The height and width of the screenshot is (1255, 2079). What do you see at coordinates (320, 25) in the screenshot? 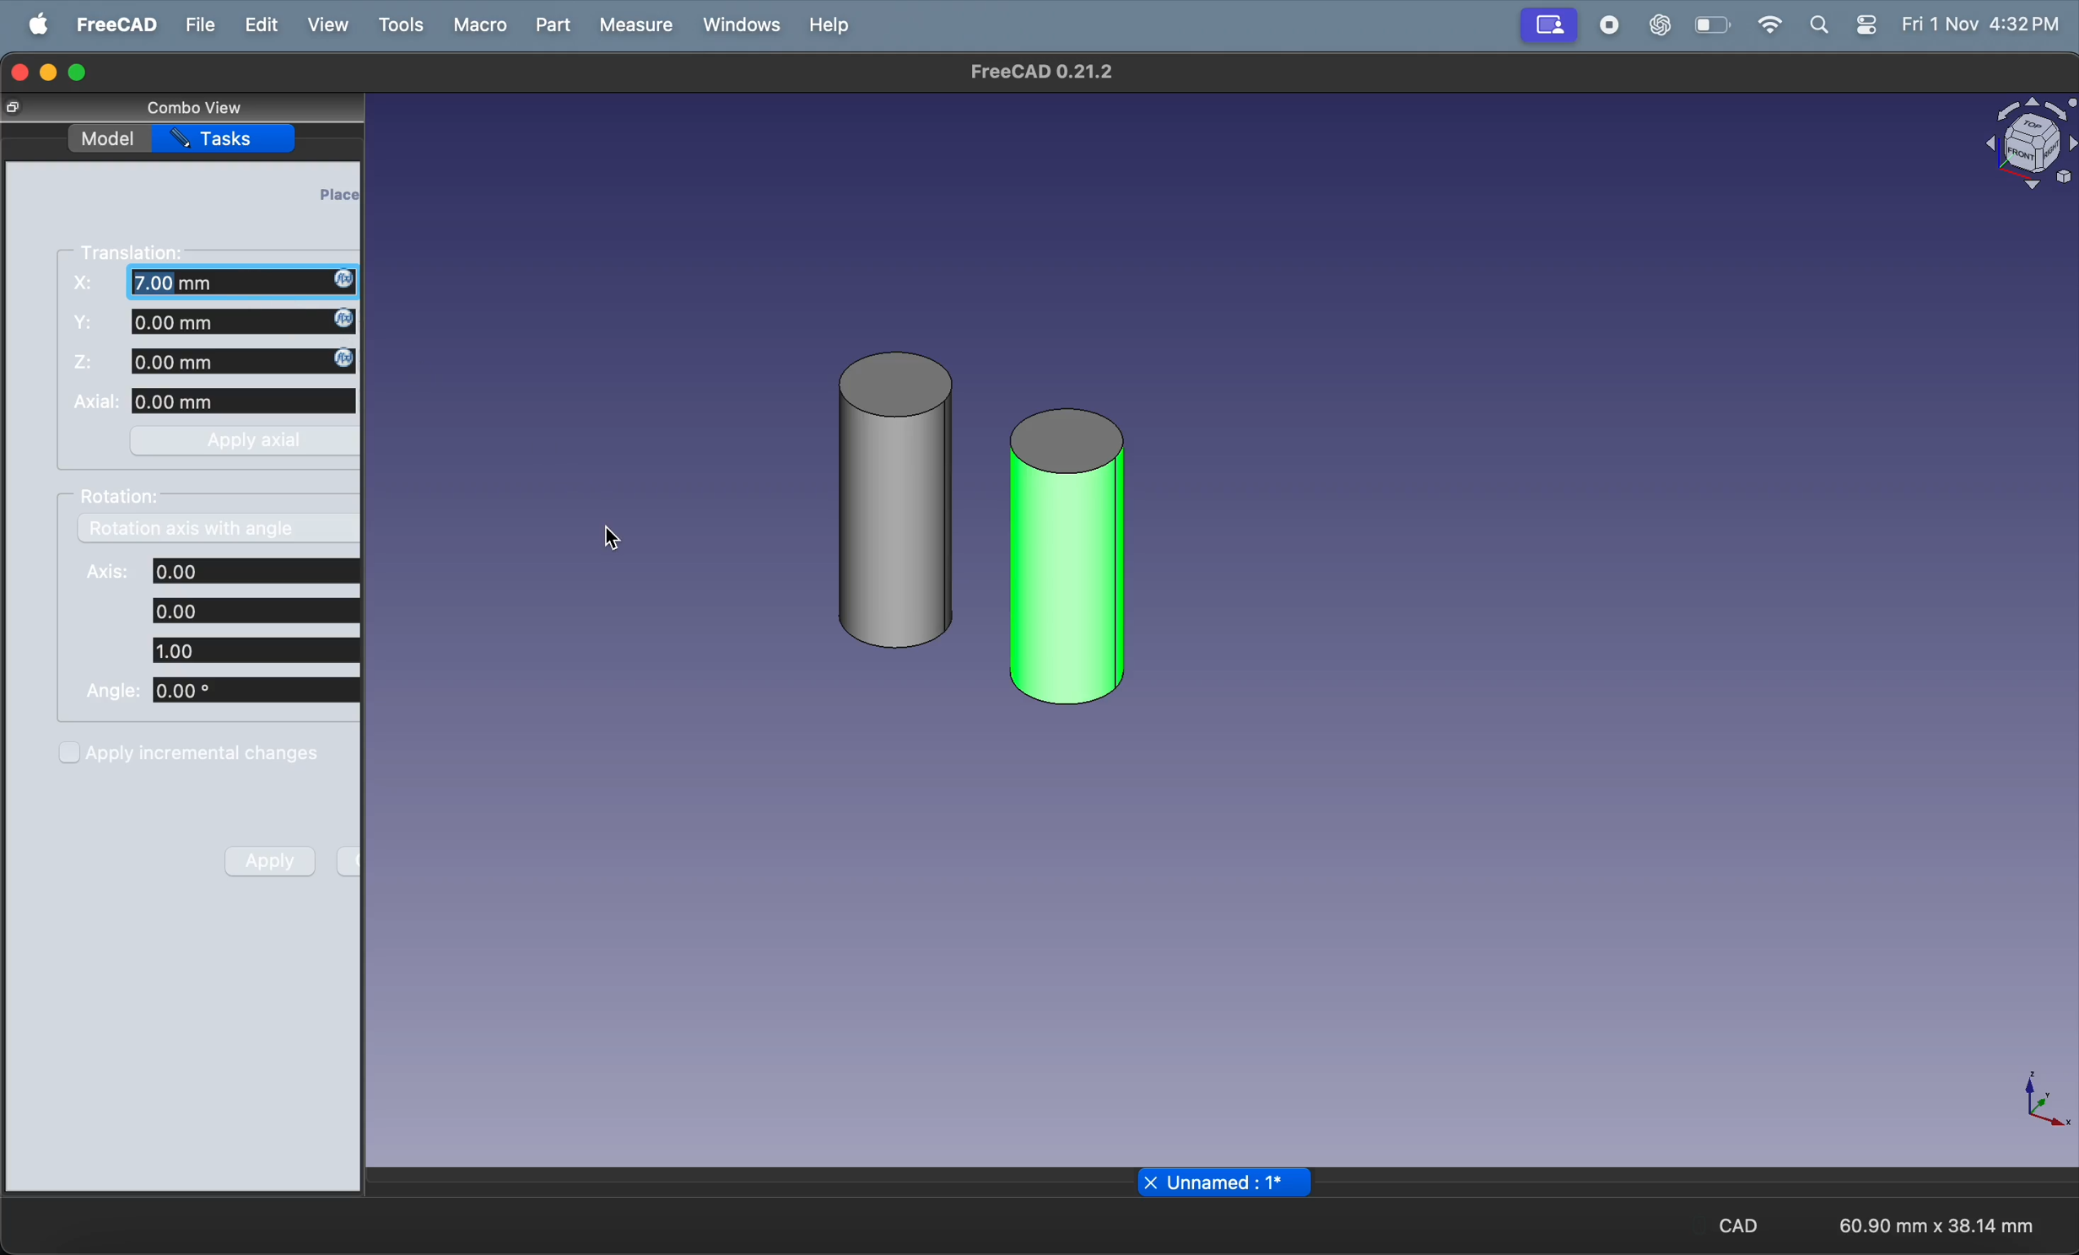
I see `view` at bounding box center [320, 25].